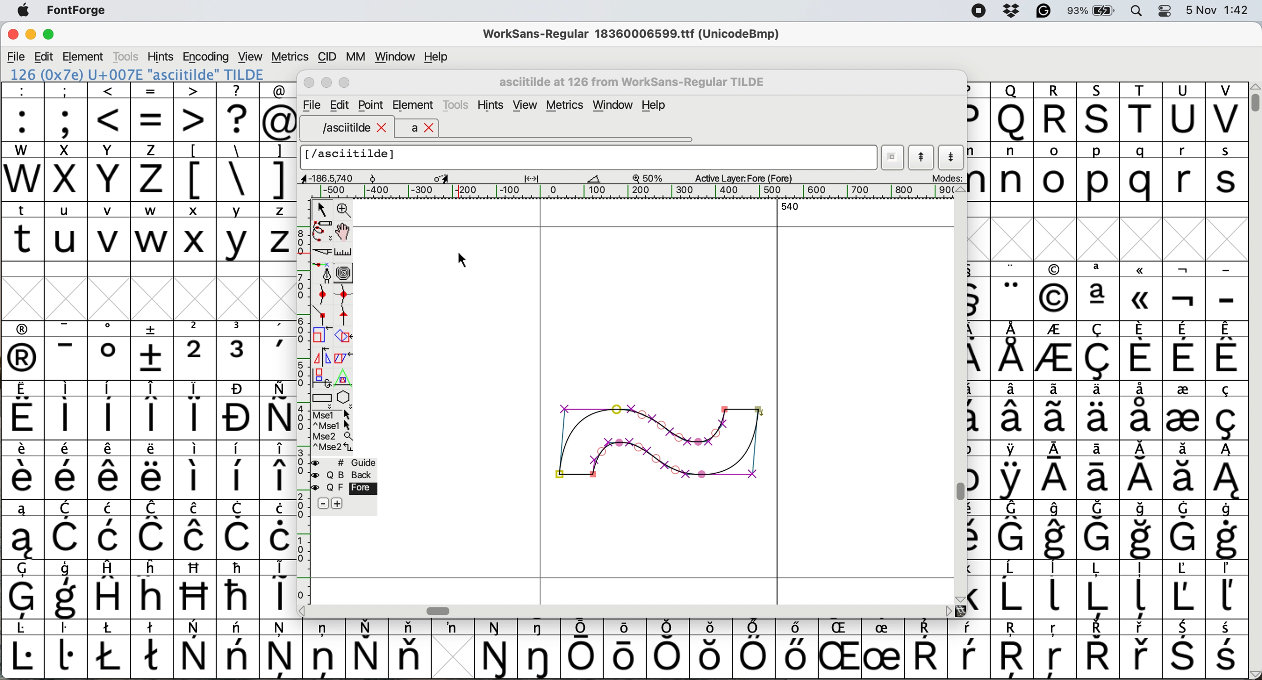 This screenshot has width=1262, height=680. What do you see at coordinates (1095, 10) in the screenshot?
I see `battery` at bounding box center [1095, 10].